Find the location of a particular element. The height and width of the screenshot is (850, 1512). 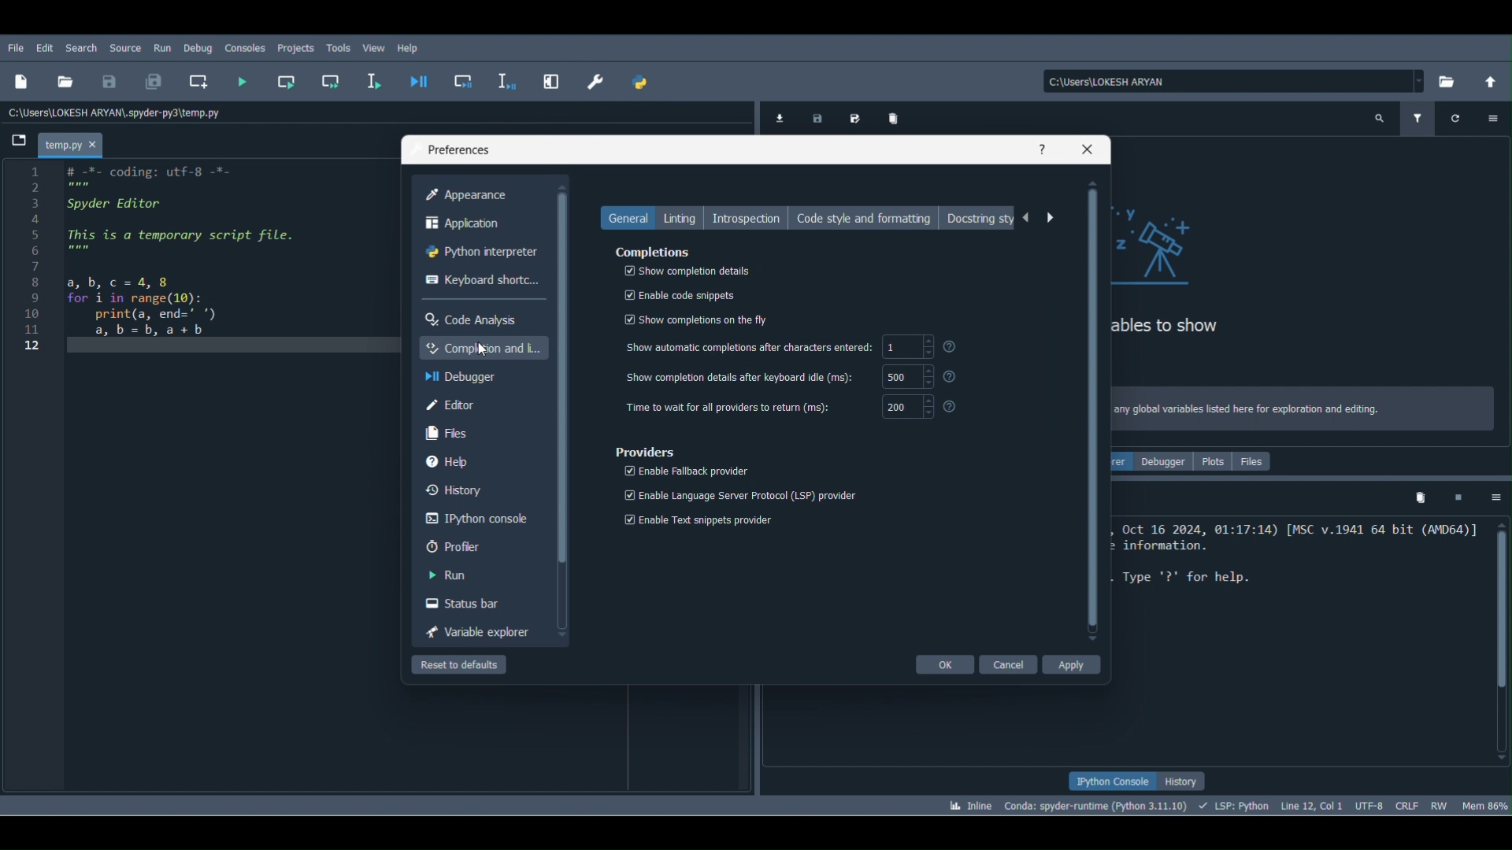

Save data as is located at coordinates (857, 116).